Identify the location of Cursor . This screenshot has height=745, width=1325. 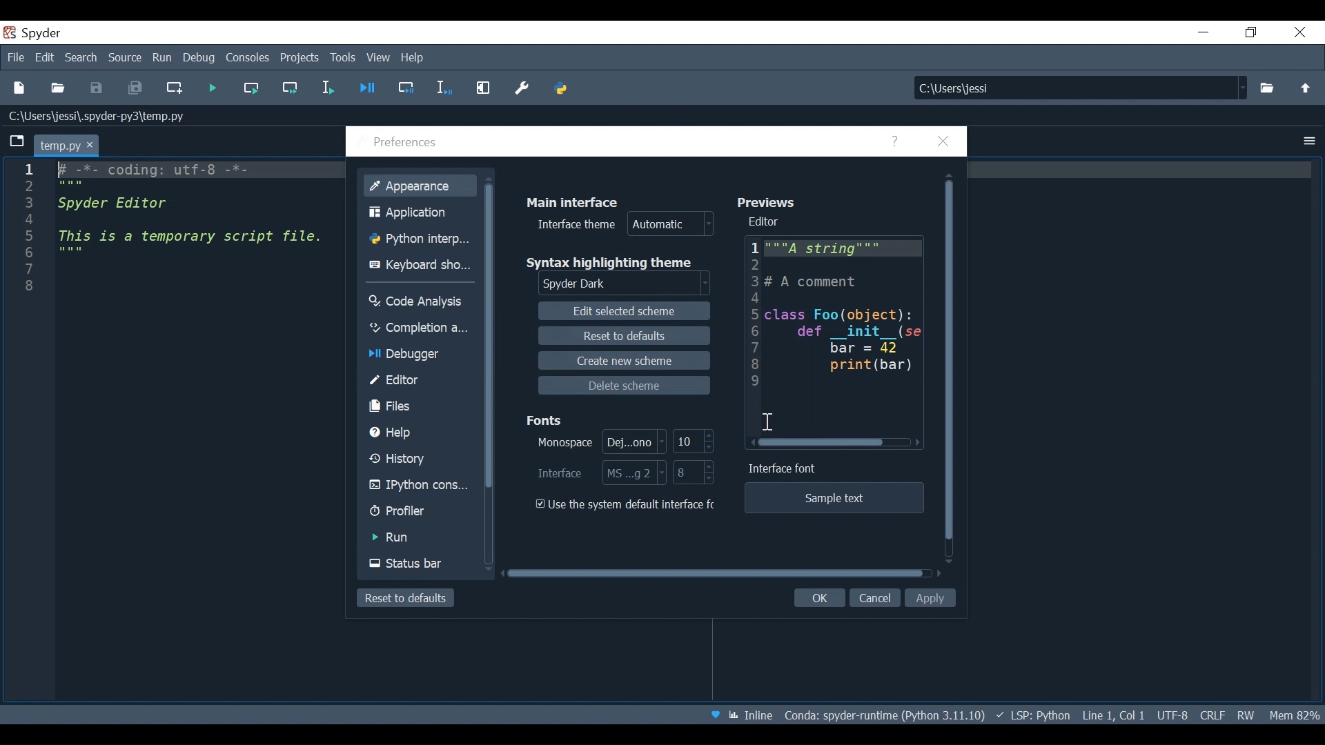
(765, 424).